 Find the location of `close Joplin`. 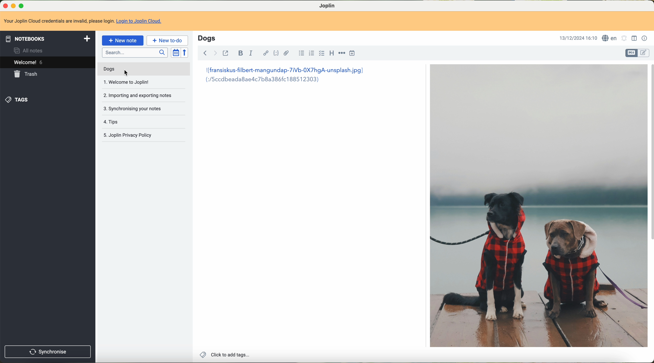

close Joplin is located at coordinates (4, 5).